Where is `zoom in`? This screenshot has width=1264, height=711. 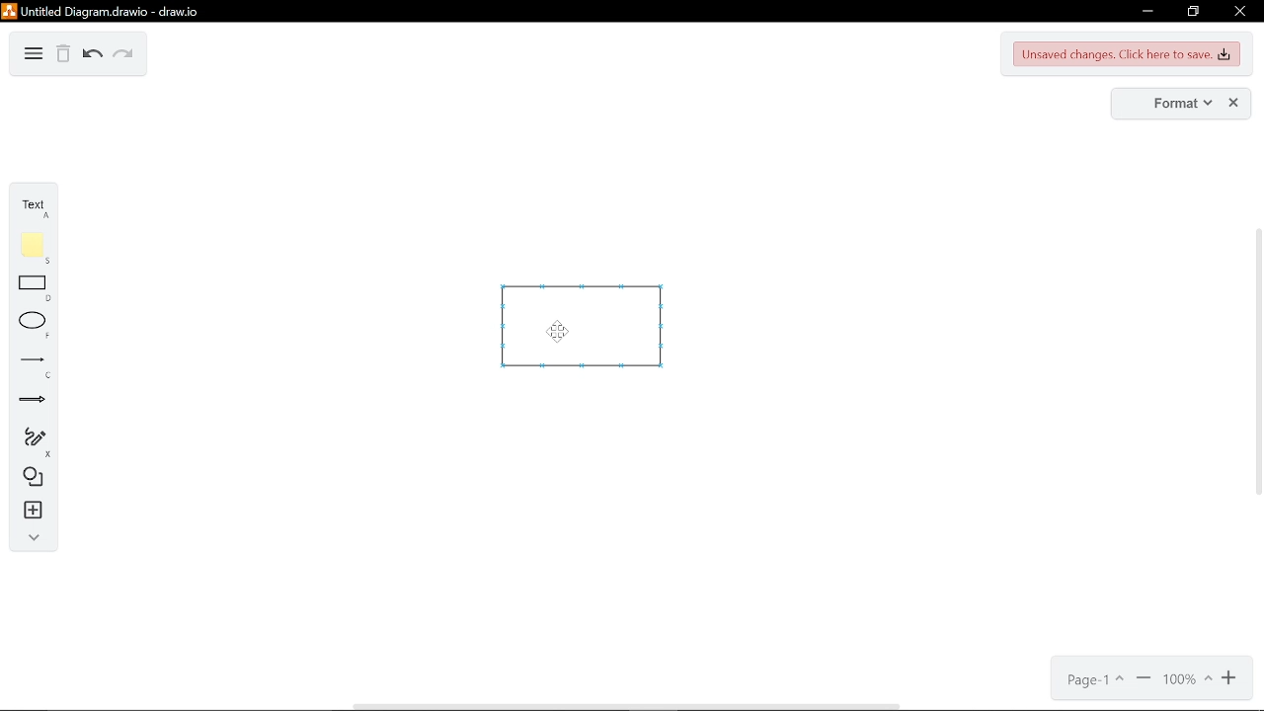 zoom in is located at coordinates (1231, 678).